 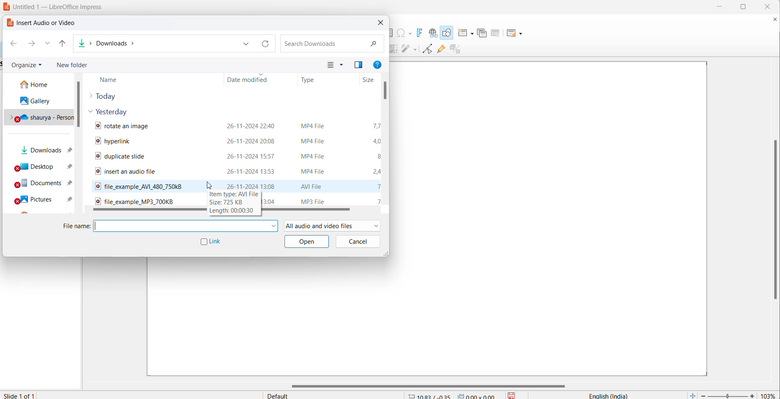 What do you see at coordinates (768, 7) in the screenshot?
I see `close` at bounding box center [768, 7].